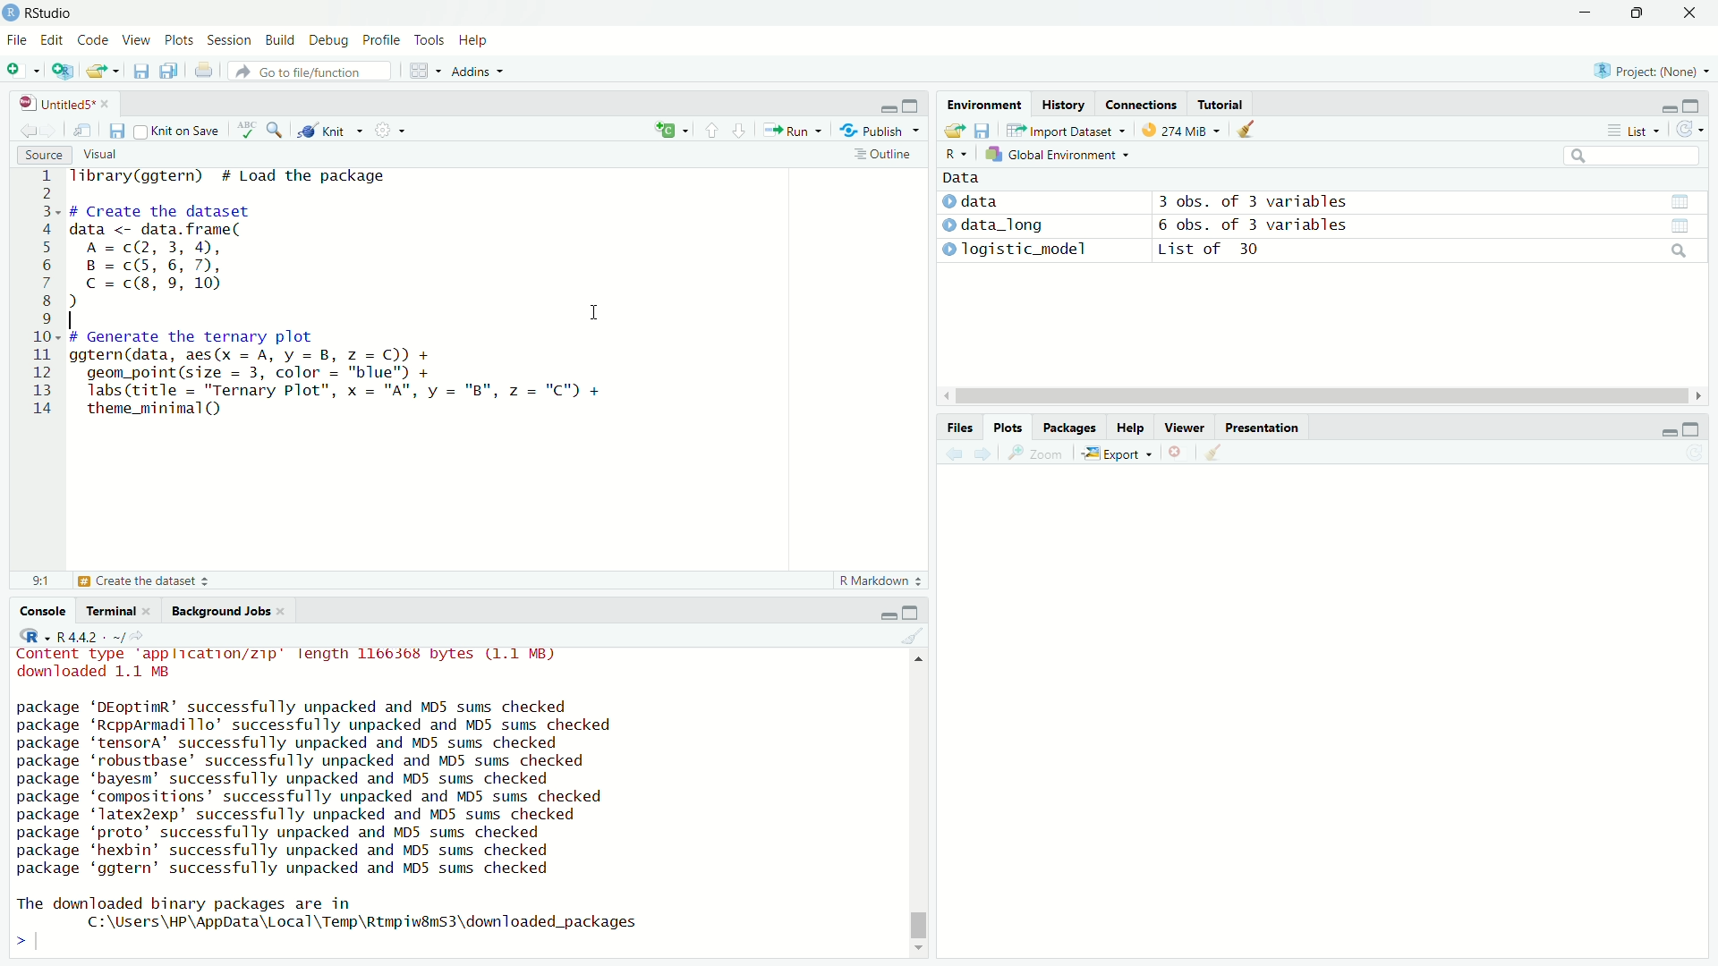 The width and height of the screenshot is (1718, 966). I want to click on Generate the ternary plot, so click(164, 581).